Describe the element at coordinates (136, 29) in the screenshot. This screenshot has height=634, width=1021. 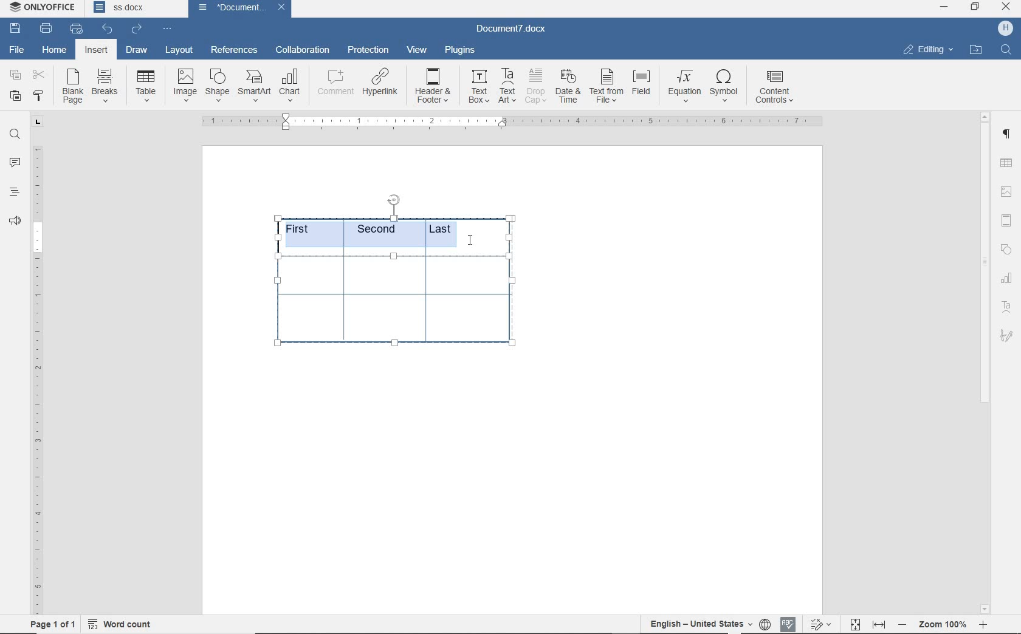
I see `redo` at that location.